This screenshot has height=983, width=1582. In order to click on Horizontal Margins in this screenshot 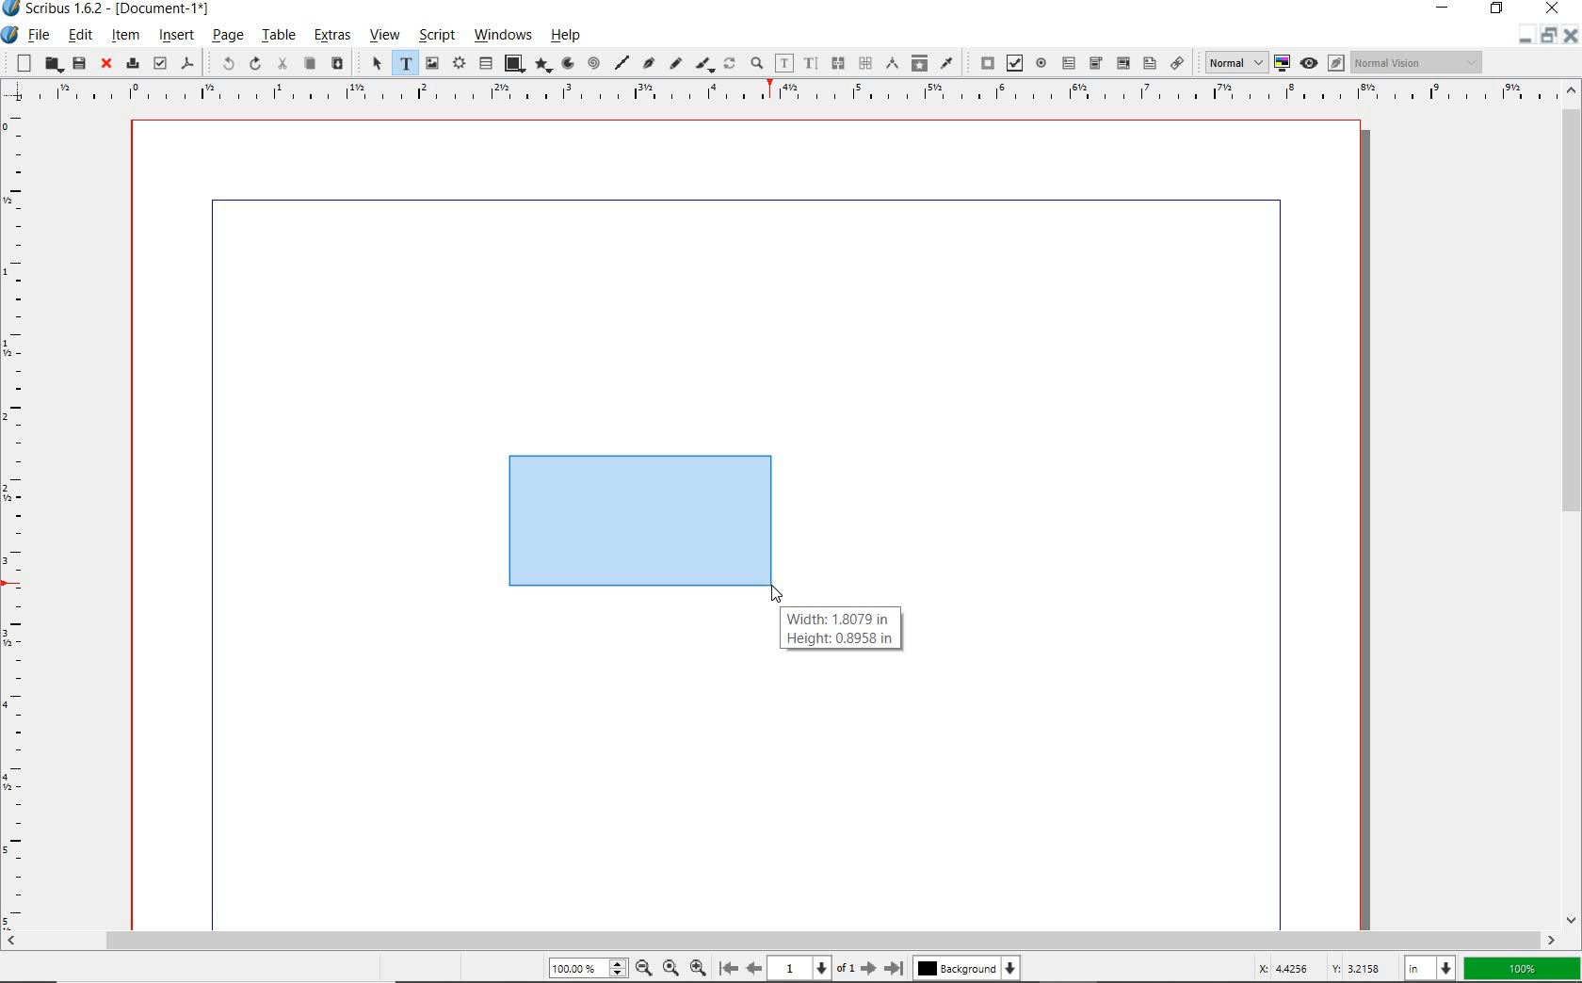, I will do `click(791, 91)`.